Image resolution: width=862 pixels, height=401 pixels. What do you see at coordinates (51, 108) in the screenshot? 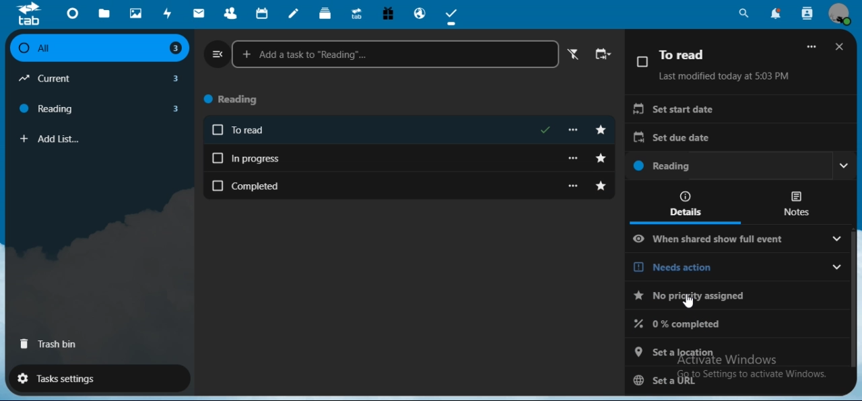
I see `reading` at bounding box center [51, 108].